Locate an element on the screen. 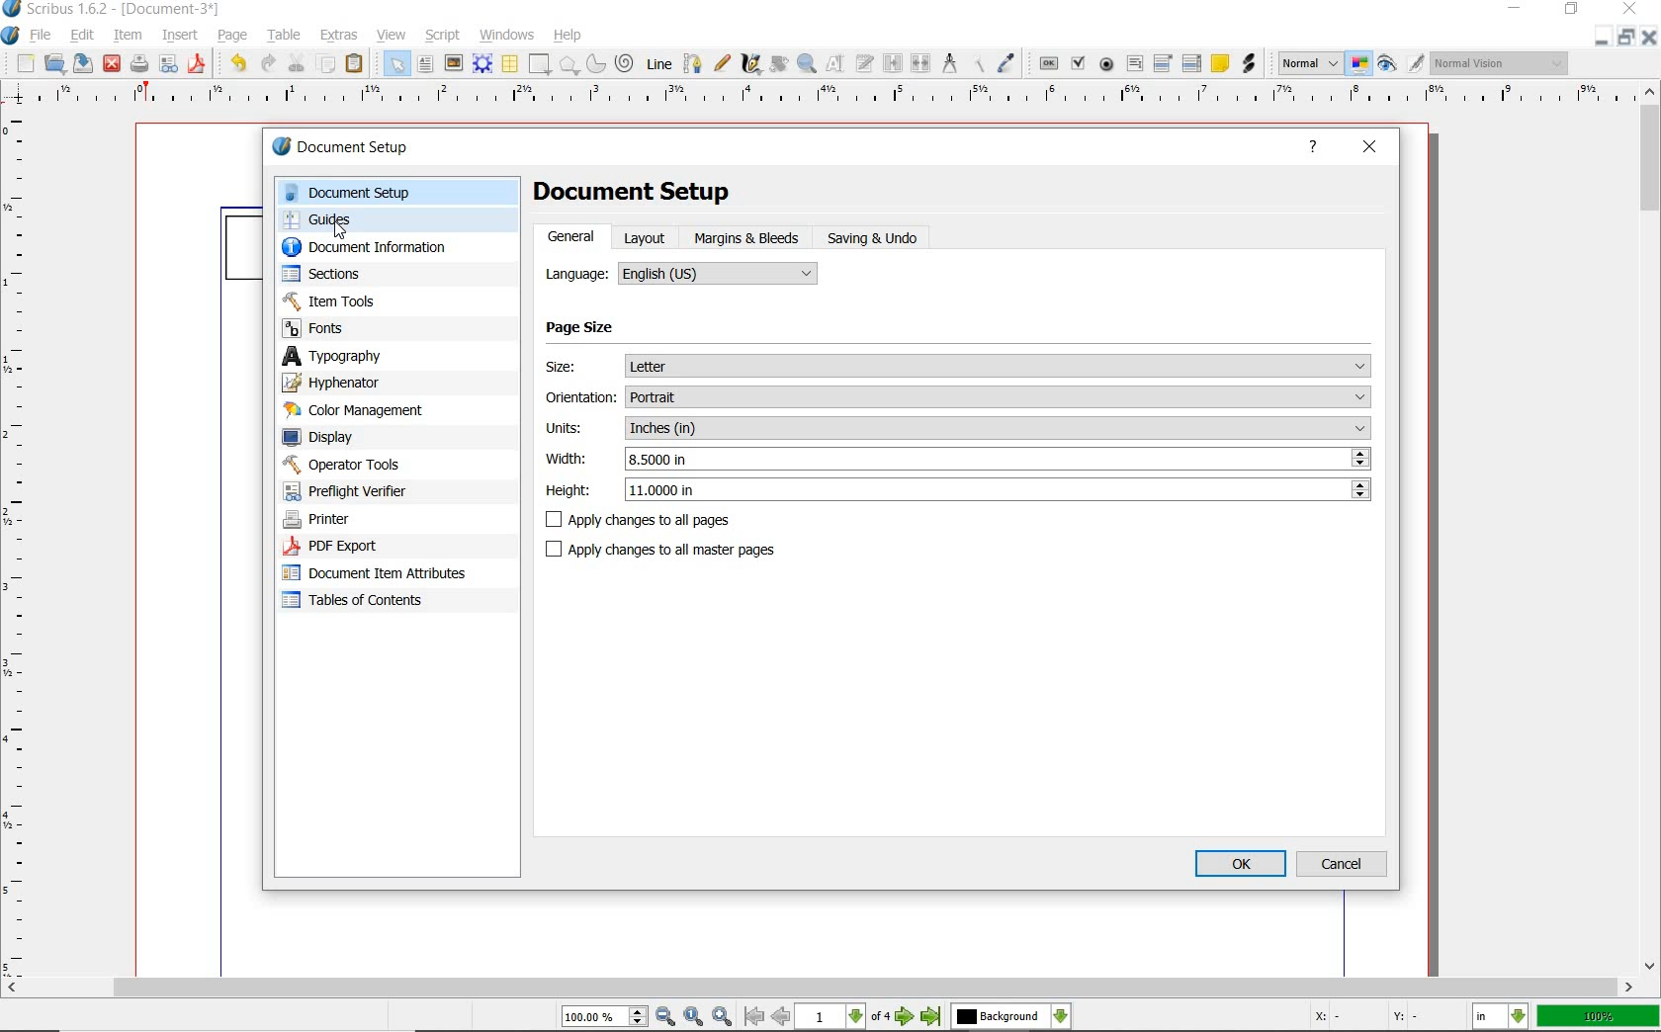 The image size is (1661, 1032). pdf text field is located at coordinates (1135, 63).